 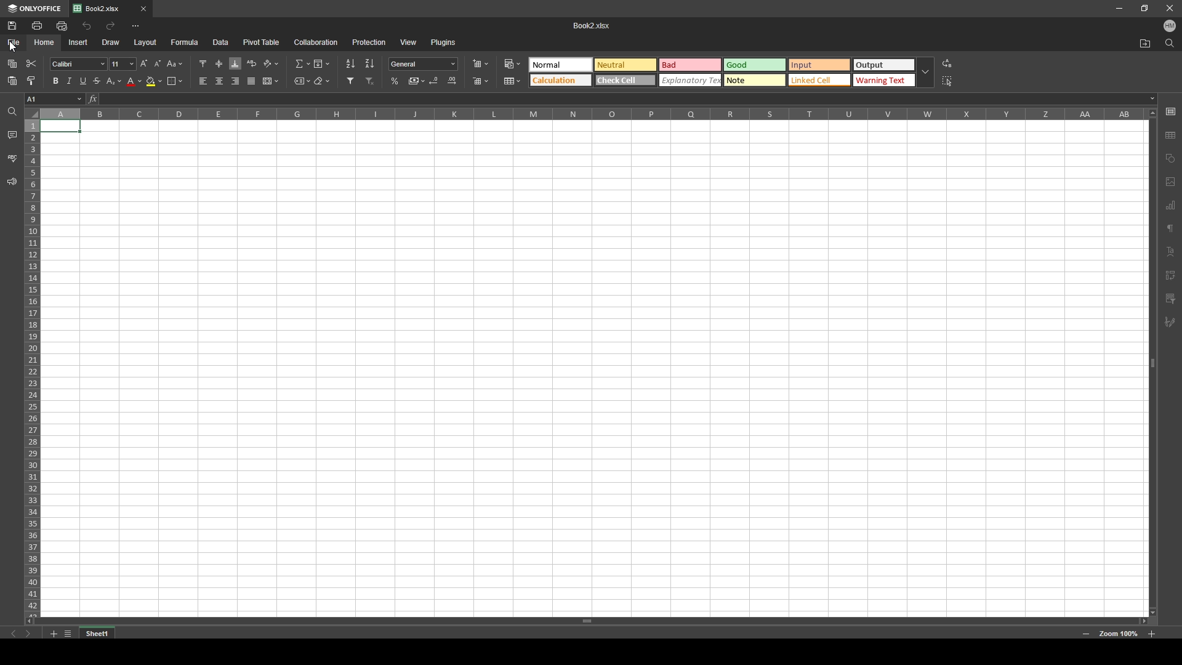 What do you see at coordinates (134, 81) in the screenshot?
I see `line color` at bounding box center [134, 81].